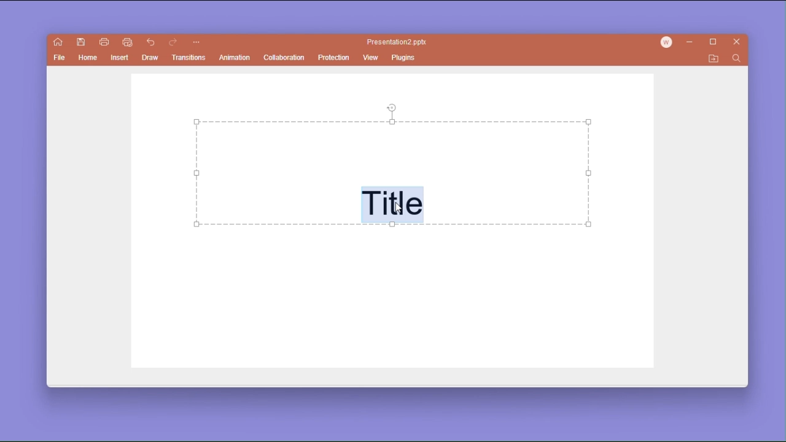 The height and width of the screenshot is (442, 786). What do you see at coordinates (173, 43) in the screenshot?
I see `go forward` at bounding box center [173, 43].